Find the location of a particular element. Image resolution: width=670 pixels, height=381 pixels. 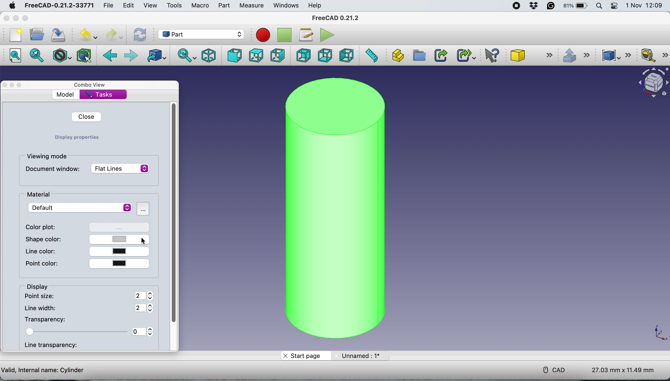

freecad is located at coordinates (58, 5).